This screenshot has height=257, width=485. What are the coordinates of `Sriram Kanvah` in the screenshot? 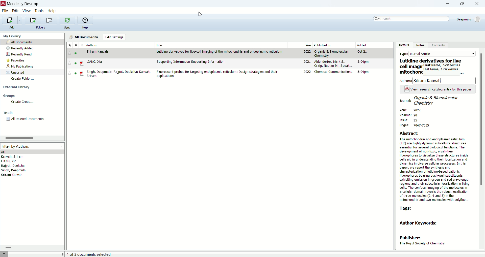 It's located at (99, 52).